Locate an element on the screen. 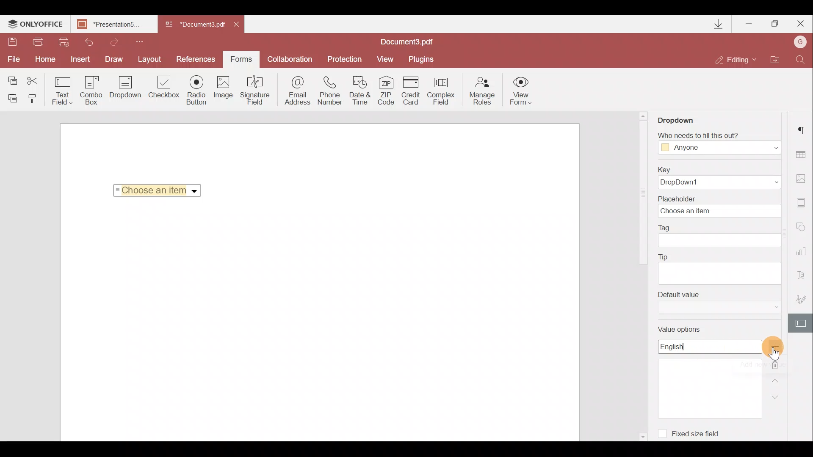 The width and height of the screenshot is (813, 457). Downloads is located at coordinates (719, 24).